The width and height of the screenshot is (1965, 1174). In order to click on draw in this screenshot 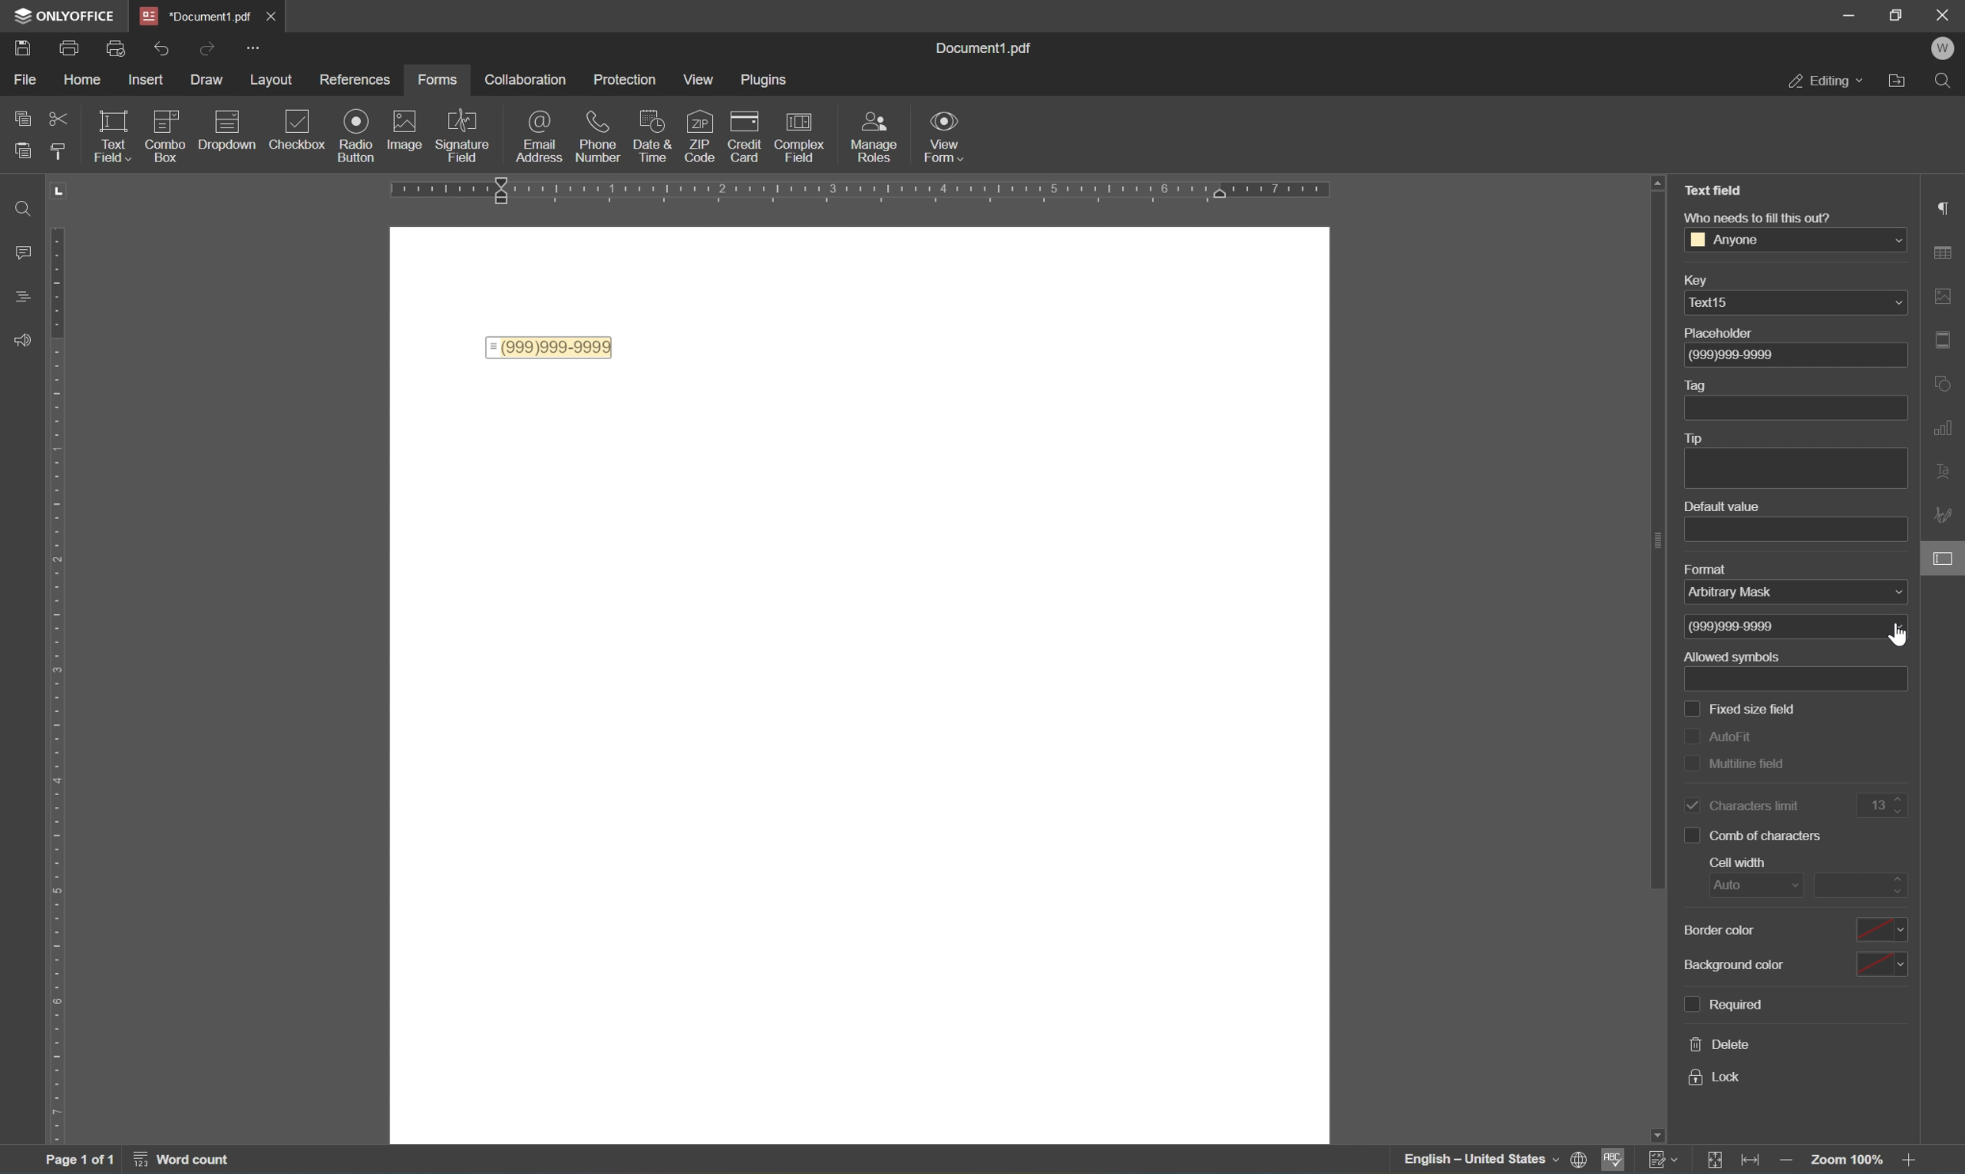, I will do `click(202, 80)`.